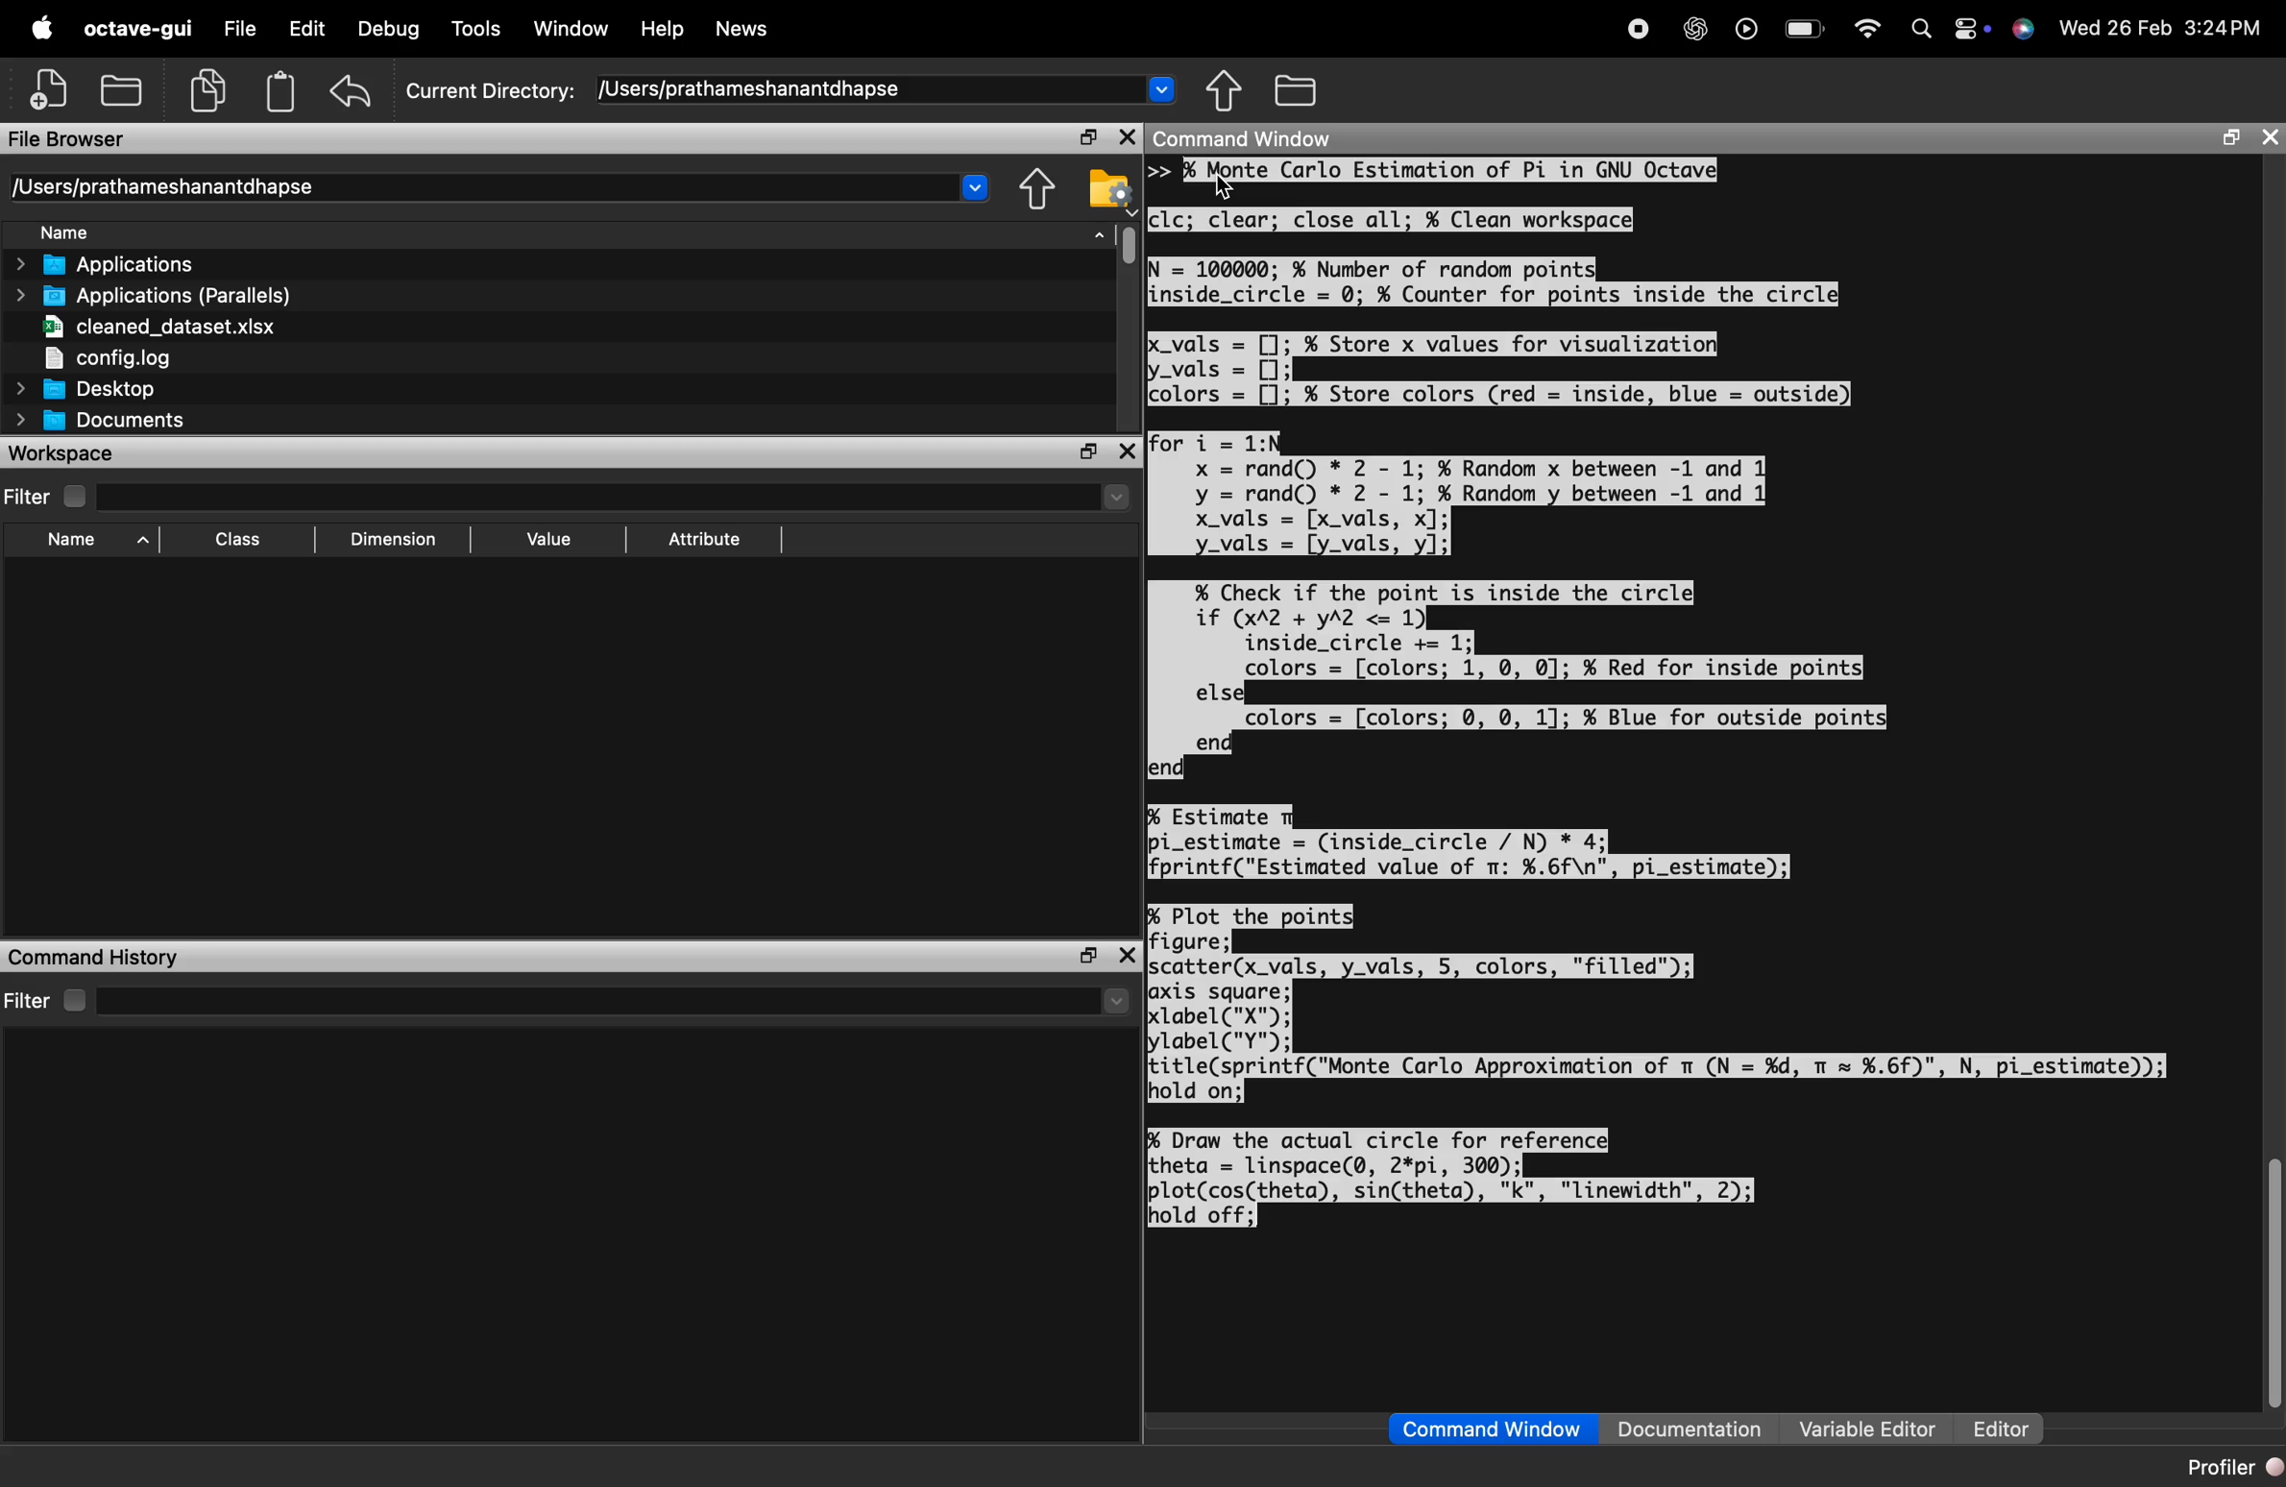 This screenshot has width=2286, height=1487. Describe the element at coordinates (134, 29) in the screenshot. I see `octave-gui` at that location.